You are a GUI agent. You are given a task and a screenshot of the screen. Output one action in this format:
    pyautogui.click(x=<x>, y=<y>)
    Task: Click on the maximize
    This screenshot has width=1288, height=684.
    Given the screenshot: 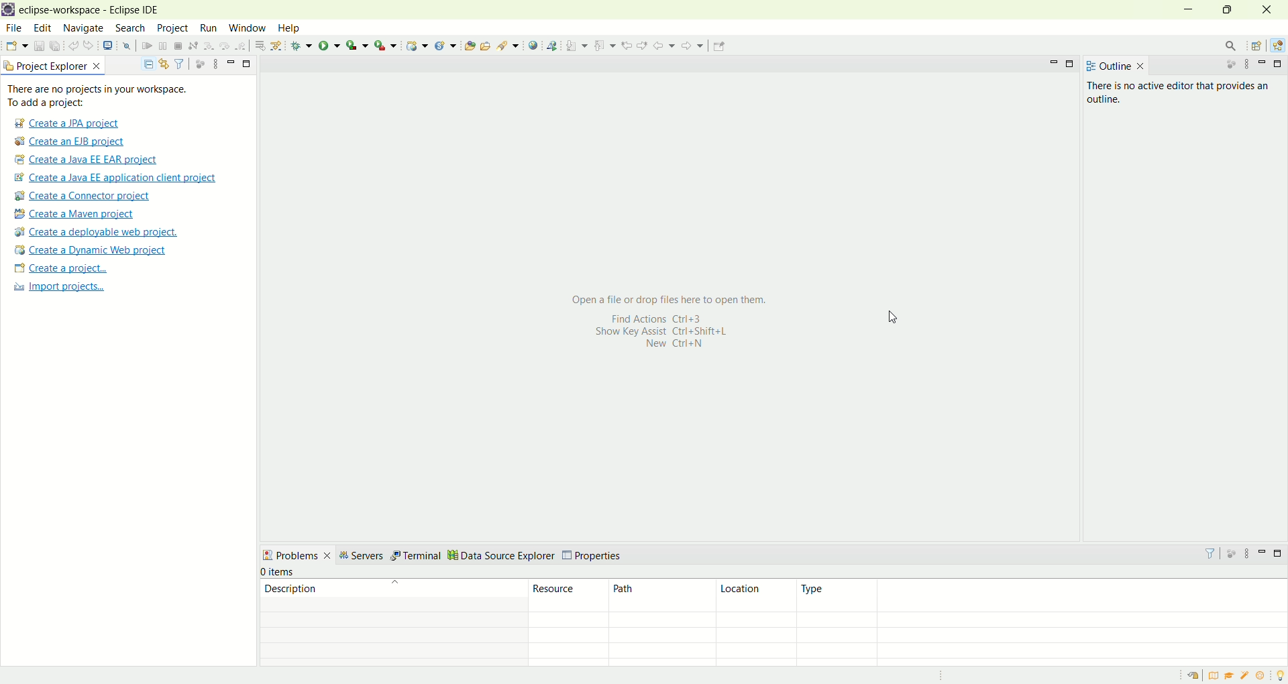 What is the action you would take?
    pyautogui.click(x=248, y=64)
    